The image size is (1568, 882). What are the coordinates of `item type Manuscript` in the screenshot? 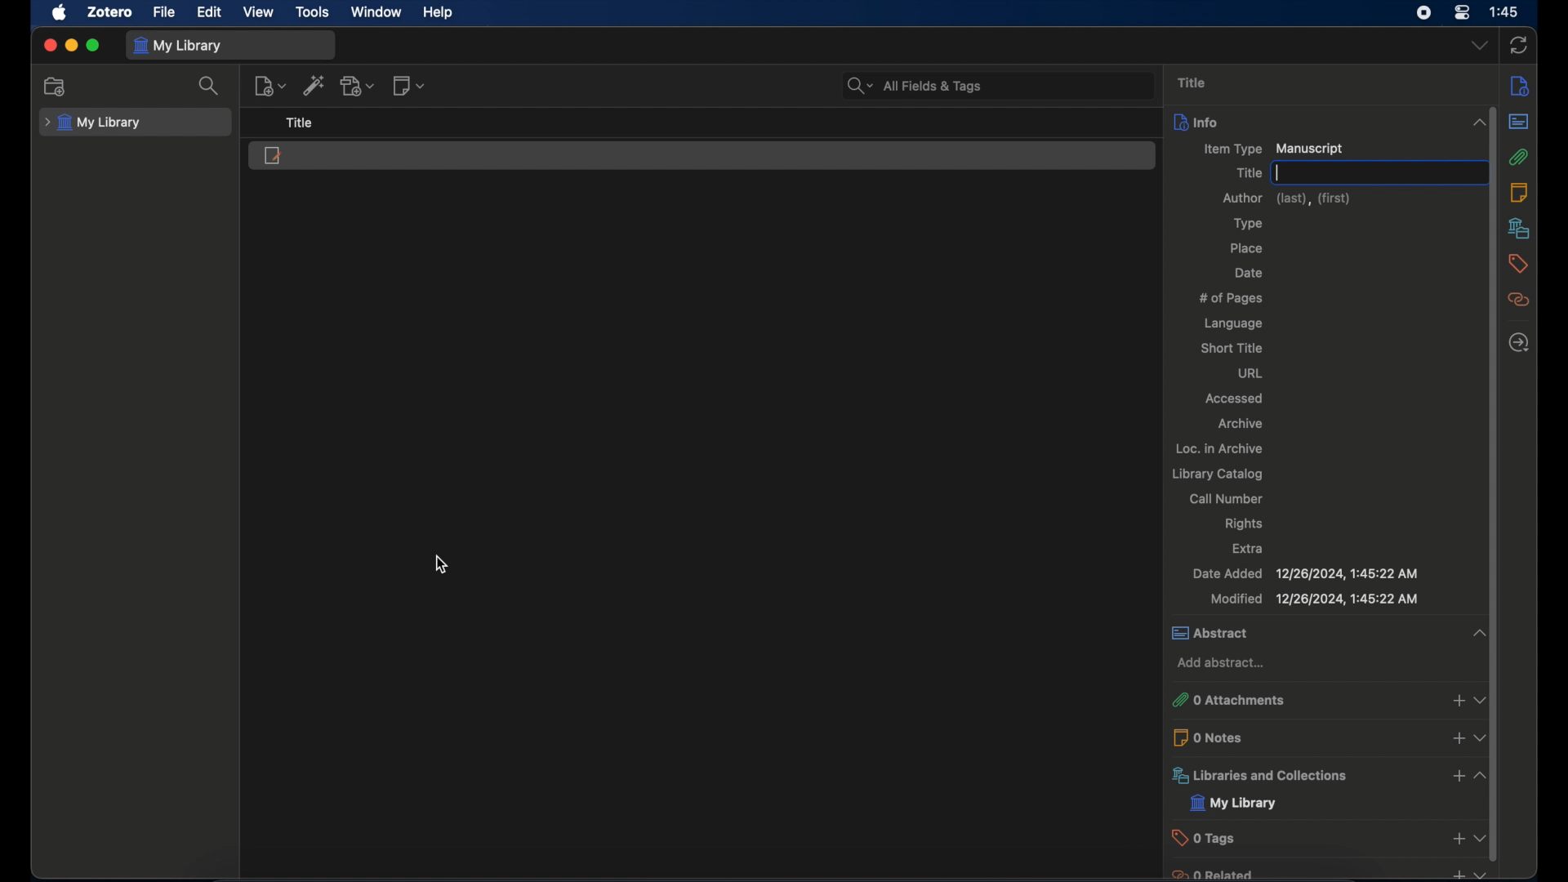 It's located at (1273, 149).